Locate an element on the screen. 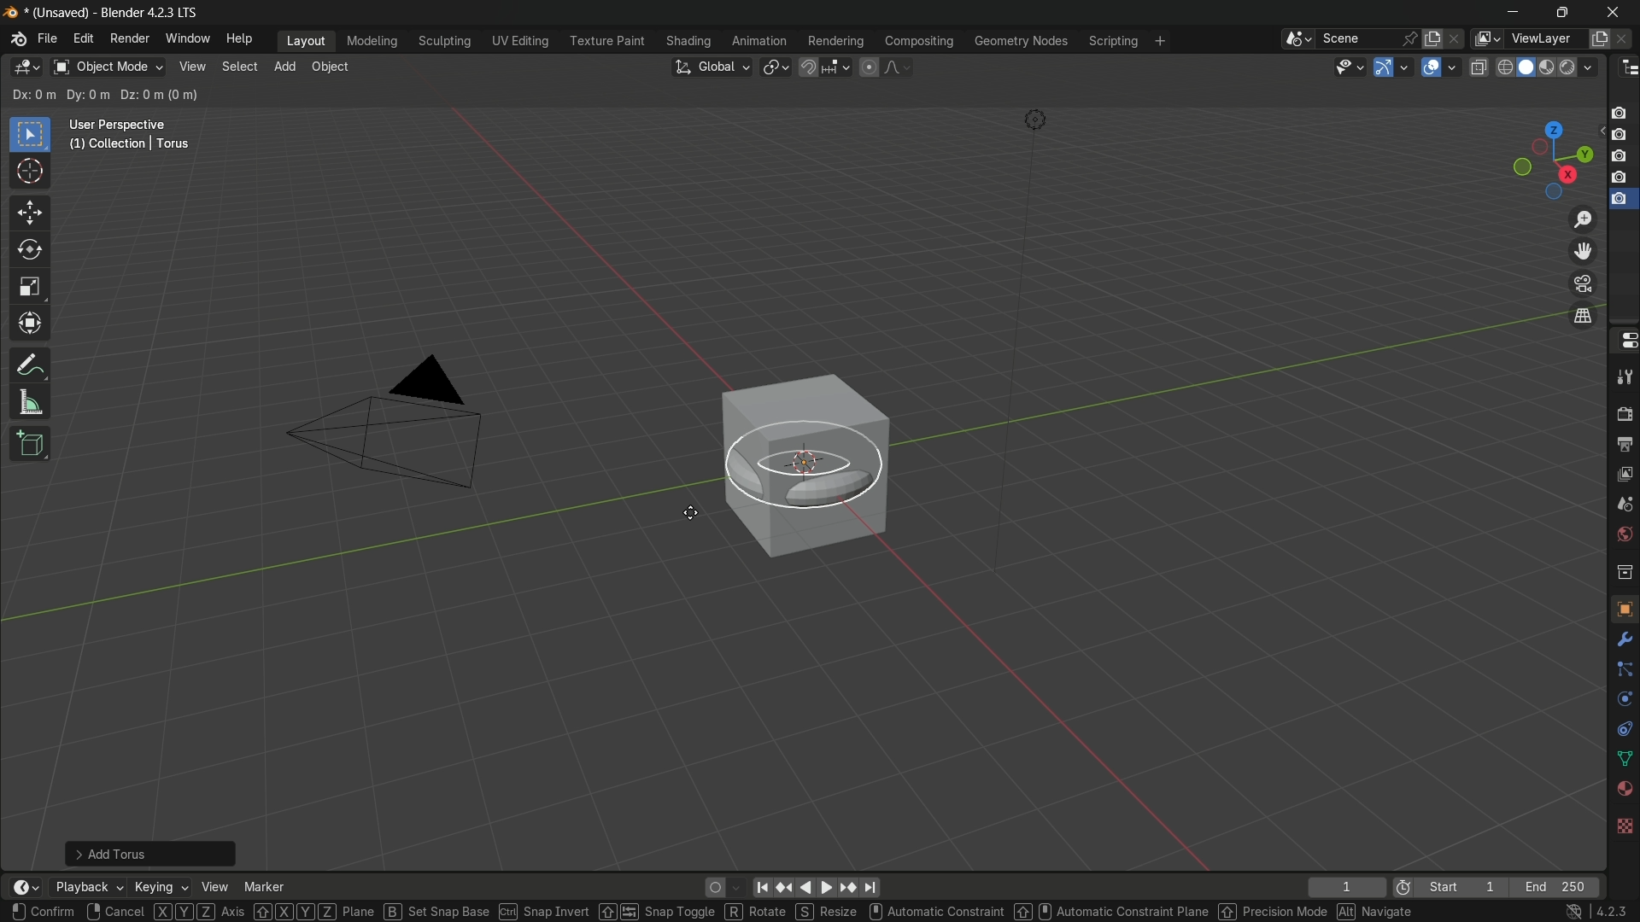 This screenshot has width=1640, height=922. jump to endpoint is located at coordinates (759, 888).